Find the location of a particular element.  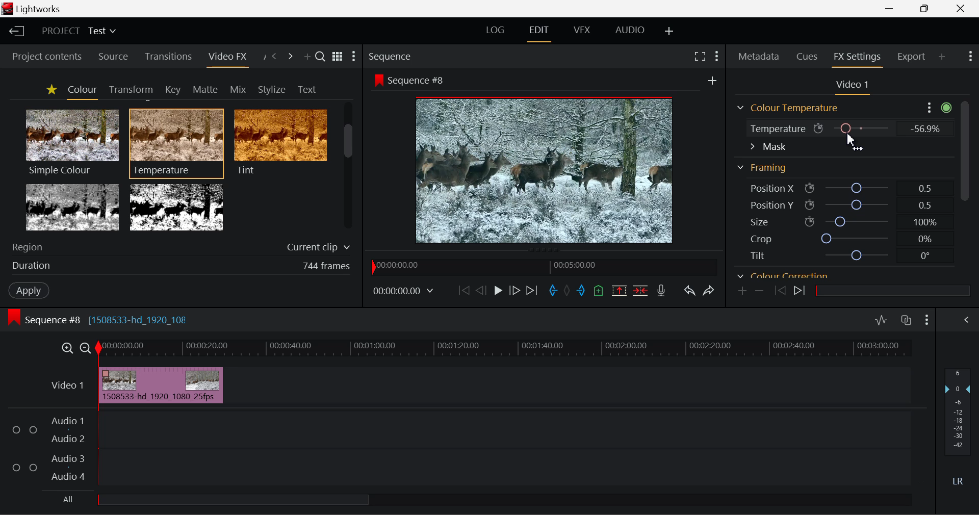

Previous Panel is located at coordinates (275, 58).